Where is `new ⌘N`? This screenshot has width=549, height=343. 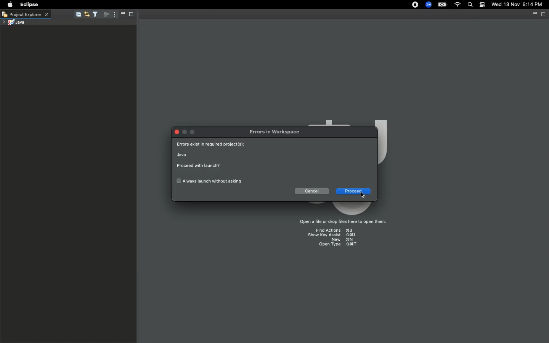
new ⌘N is located at coordinates (344, 240).